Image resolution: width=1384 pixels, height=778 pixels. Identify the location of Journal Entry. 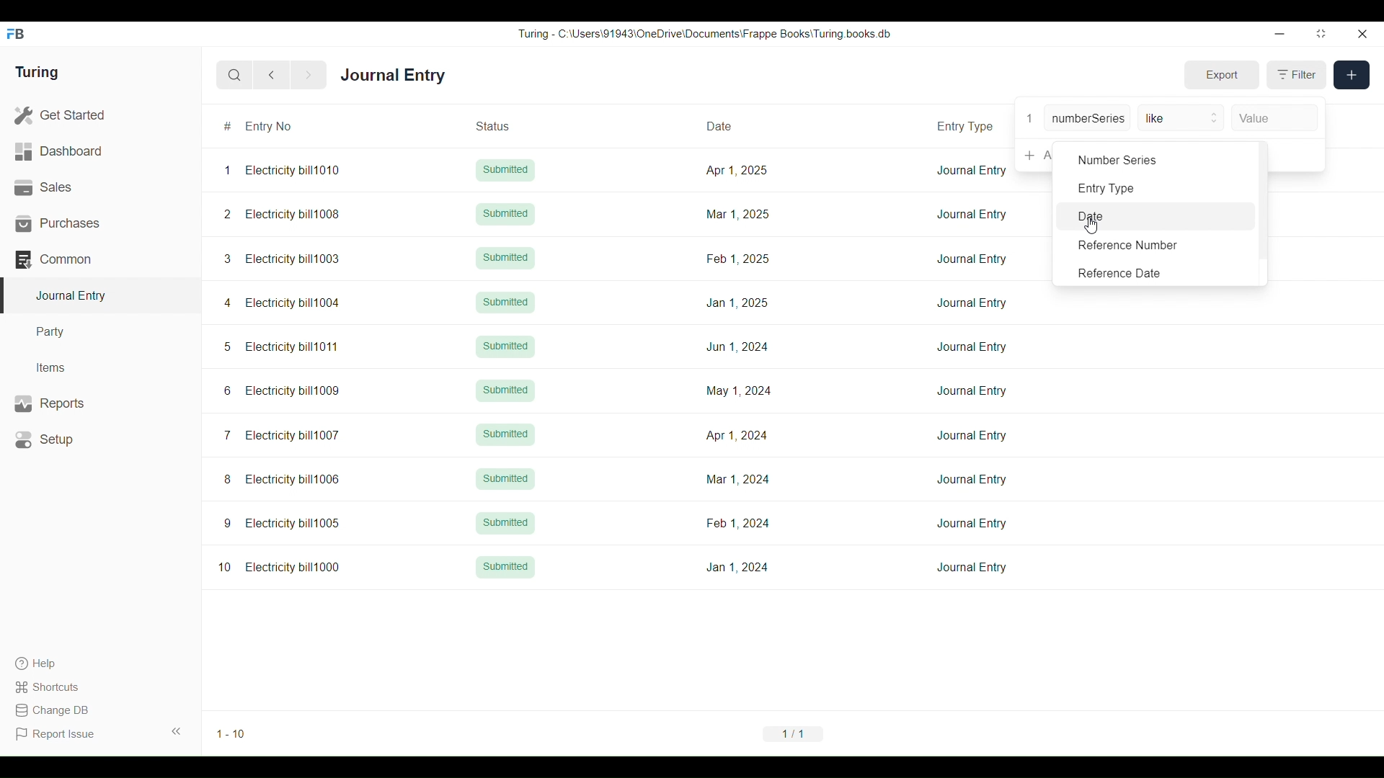
(972, 479).